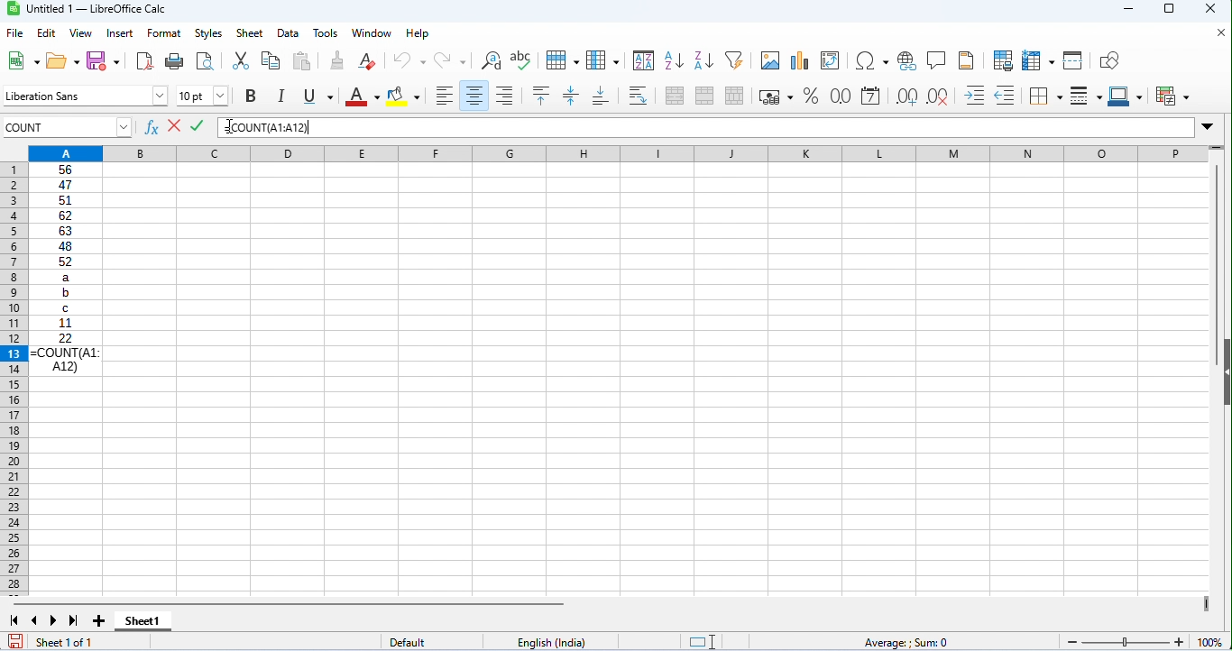  What do you see at coordinates (66, 261) in the screenshot?
I see `52` at bounding box center [66, 261].